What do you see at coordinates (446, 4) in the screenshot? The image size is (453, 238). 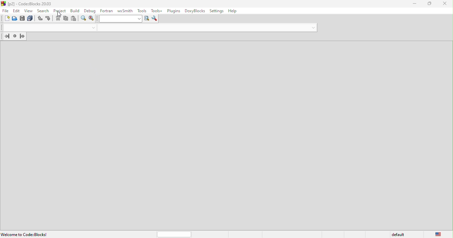 I see `close` at bounding box center [446, 4].